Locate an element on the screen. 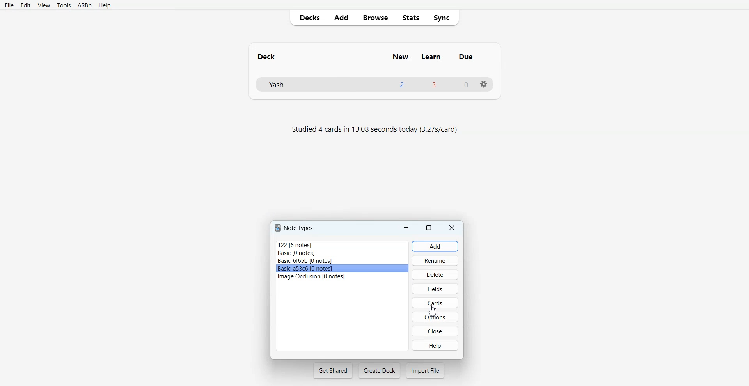 Image resolution: width=749 pixels, height=386 pixels. Rename is located at coordinates (435, 260).